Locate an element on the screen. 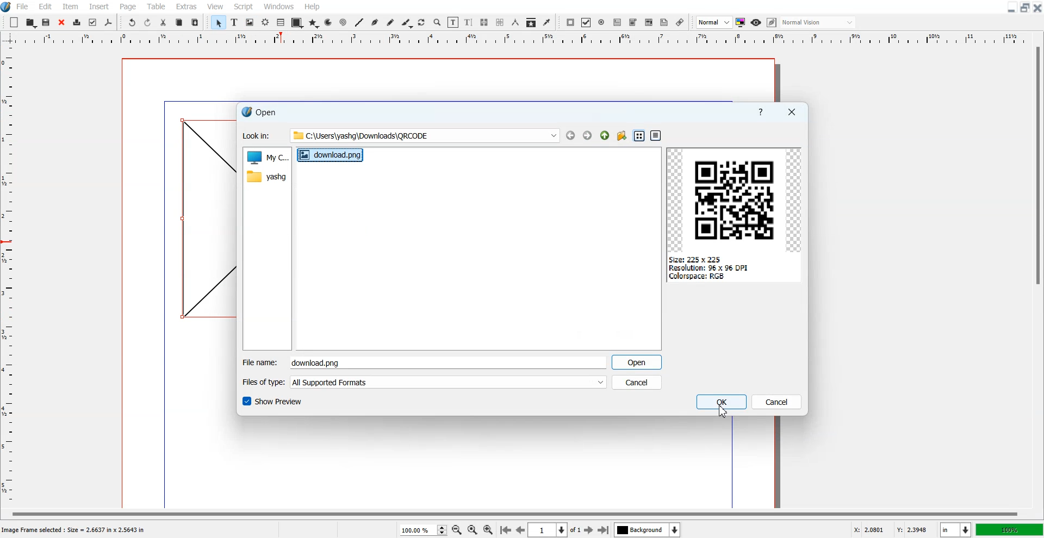  Page is located at coordinates (129, 6).